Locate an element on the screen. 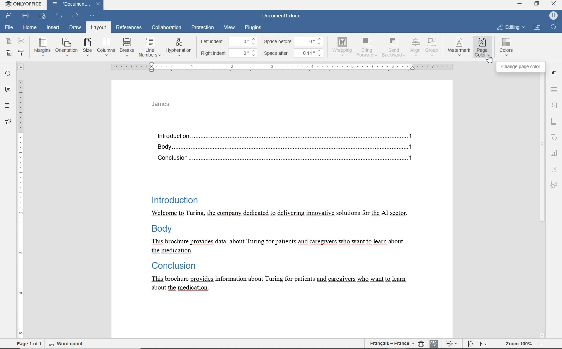 The width and height of the screenshot is (562, 349). space before is located at coordinates (278, 42).